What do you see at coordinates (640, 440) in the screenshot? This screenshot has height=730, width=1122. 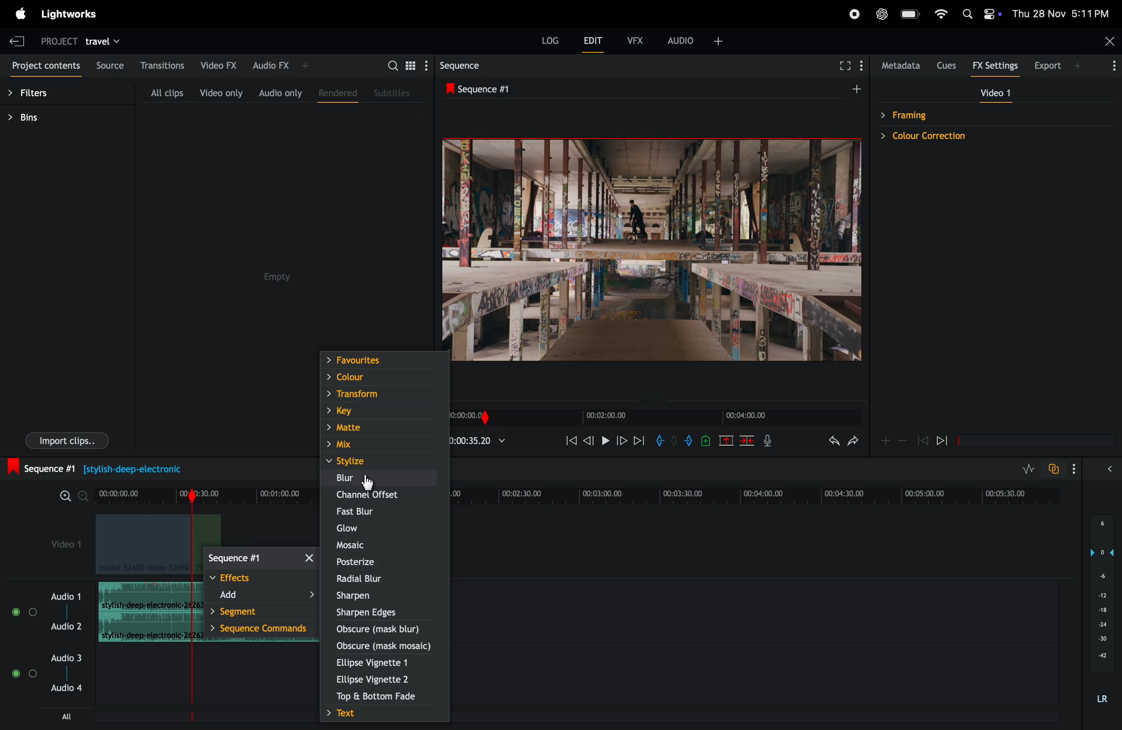 I see `next mark` at bounding box center [640, 440].